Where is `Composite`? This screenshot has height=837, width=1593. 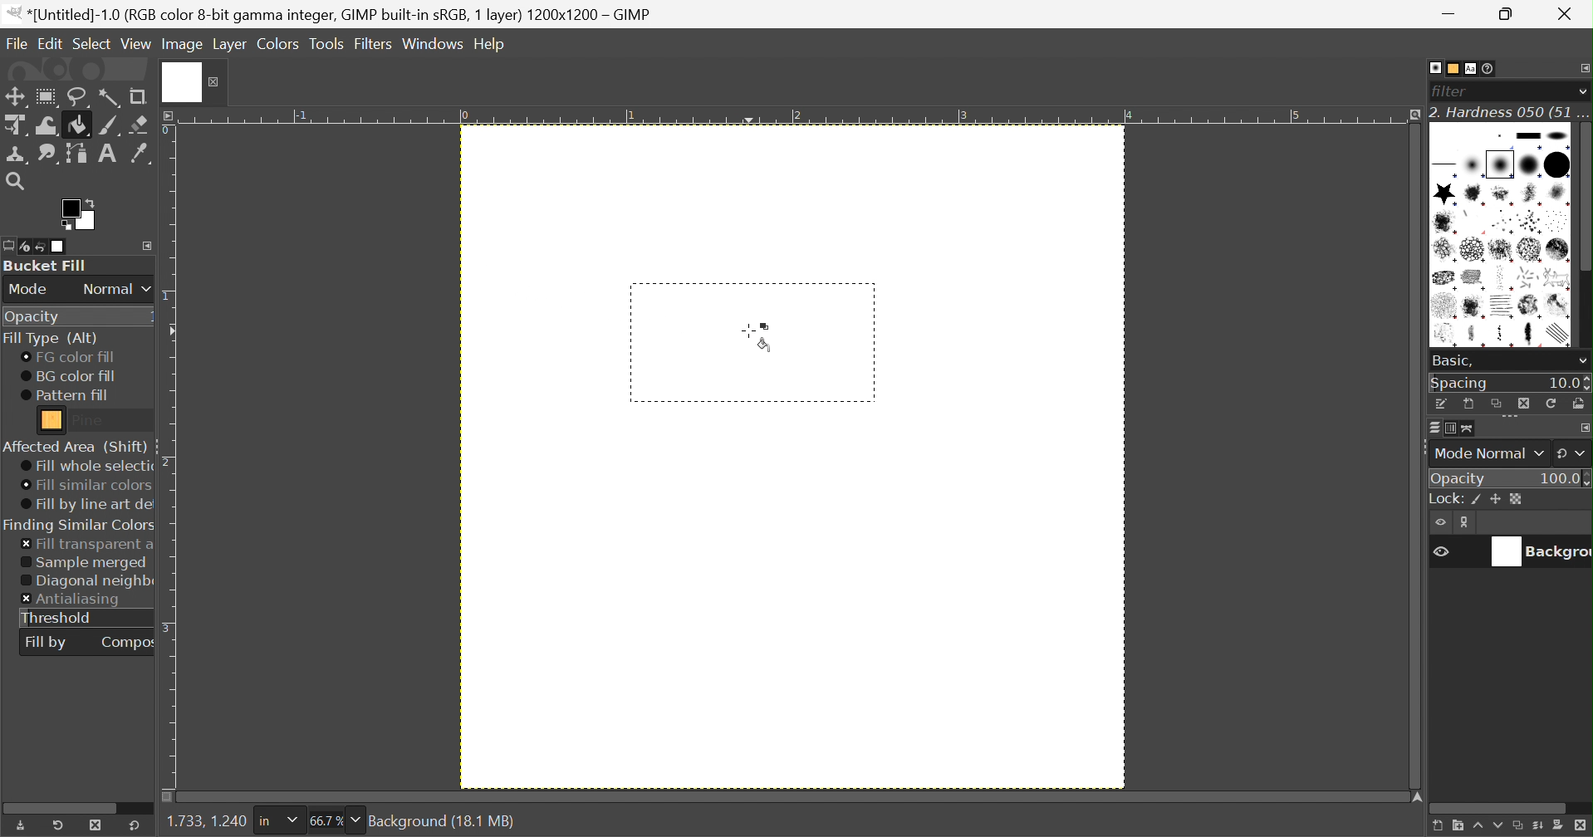
Composite is located at coordinates (129, 641).